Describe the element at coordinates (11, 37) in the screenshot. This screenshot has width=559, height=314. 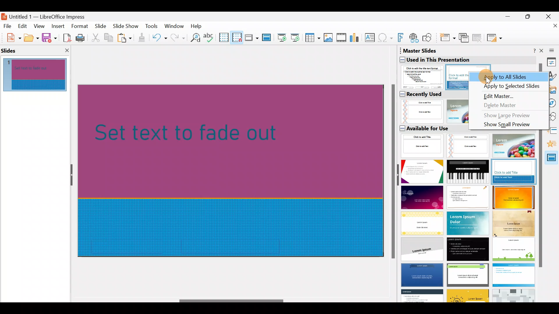
I see `New` at that location.